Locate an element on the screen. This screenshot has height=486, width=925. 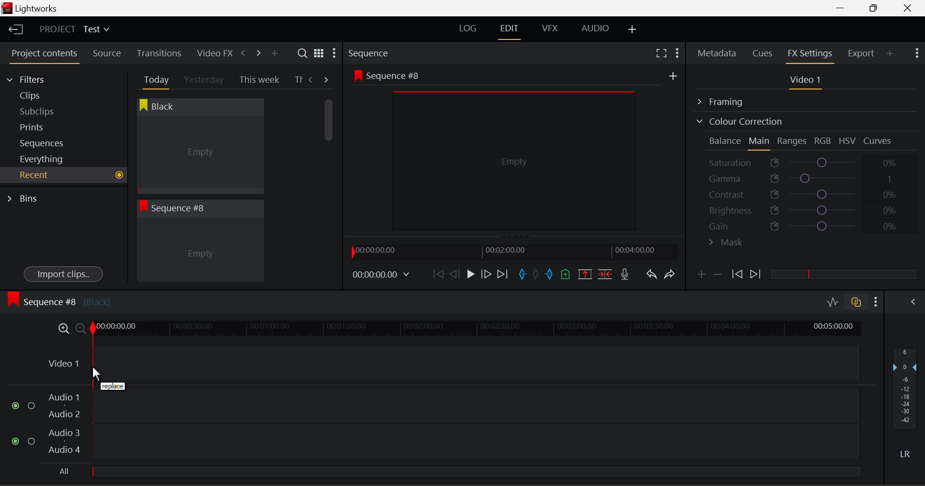
MOUSE_UP Cursor Position is located at coordinates (106, 376).